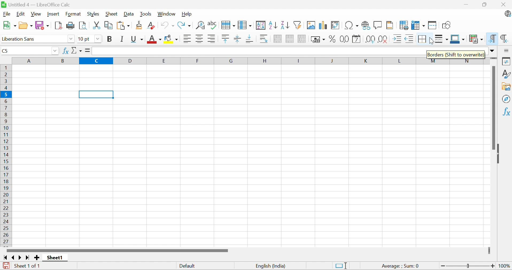  I want to click on Insert comment, so click(378, 25).